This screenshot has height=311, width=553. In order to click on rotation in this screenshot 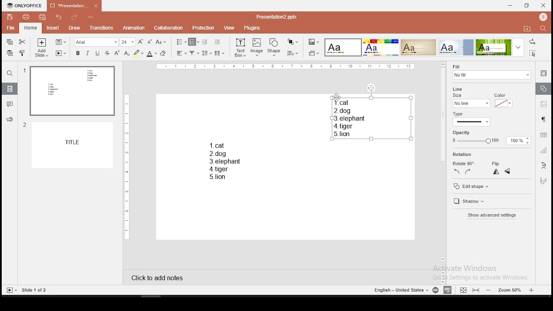, I will do `click(463, 154)`.